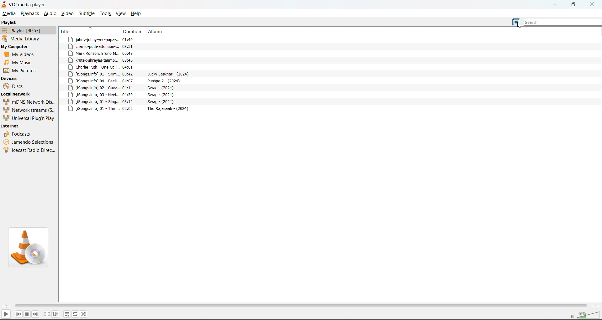 The width and height of the screenshot is (602, 320). Describe the element at coordinates (17, 94) in the screenshot. I see `local network` at that location.